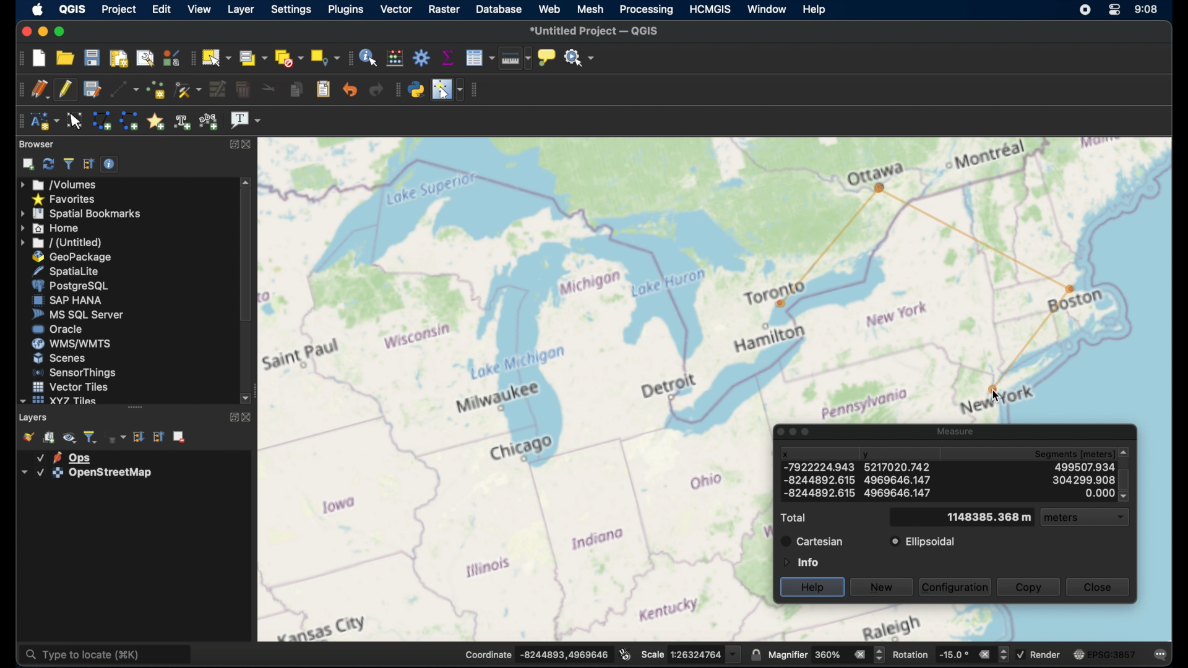 This screenshot has width=1188, height=668. What do you see at coordinates (867, 456) in the screenshot?
I see `y` at bounding box center [867, 456].